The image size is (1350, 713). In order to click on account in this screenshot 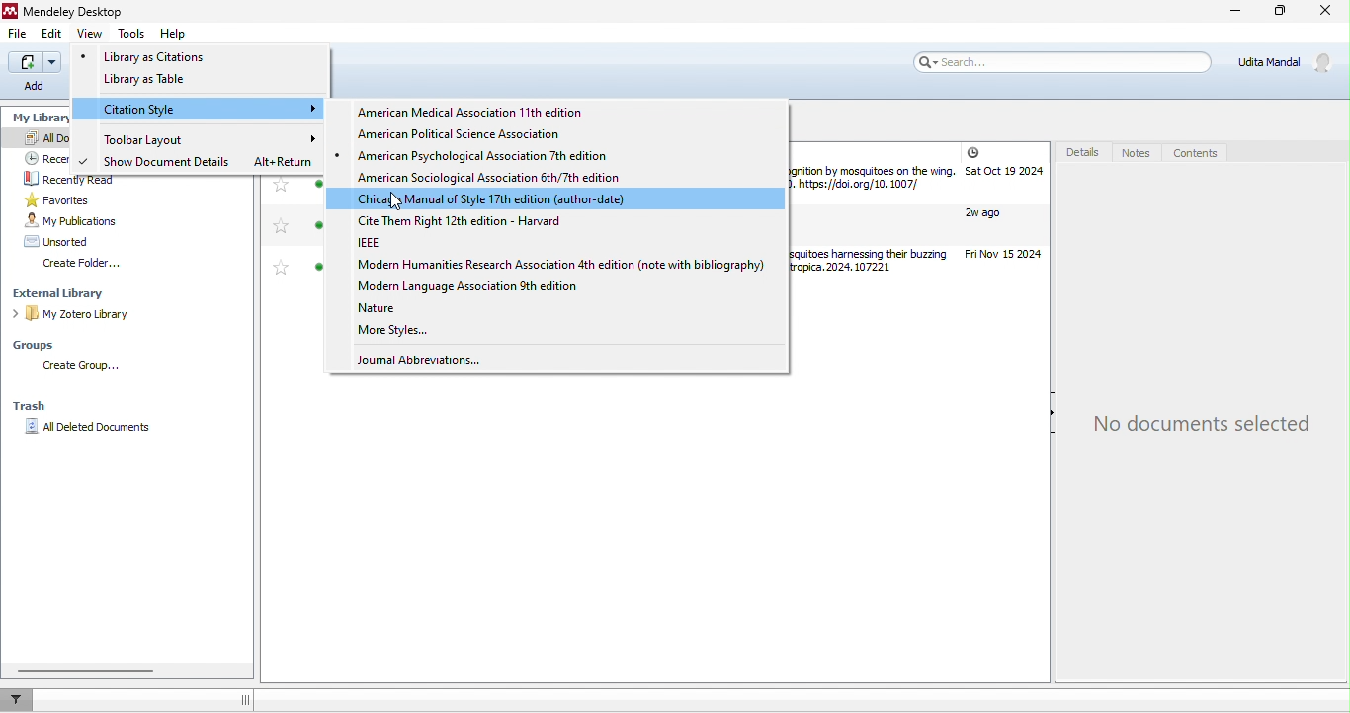, I will do `click(1288, 63)`.